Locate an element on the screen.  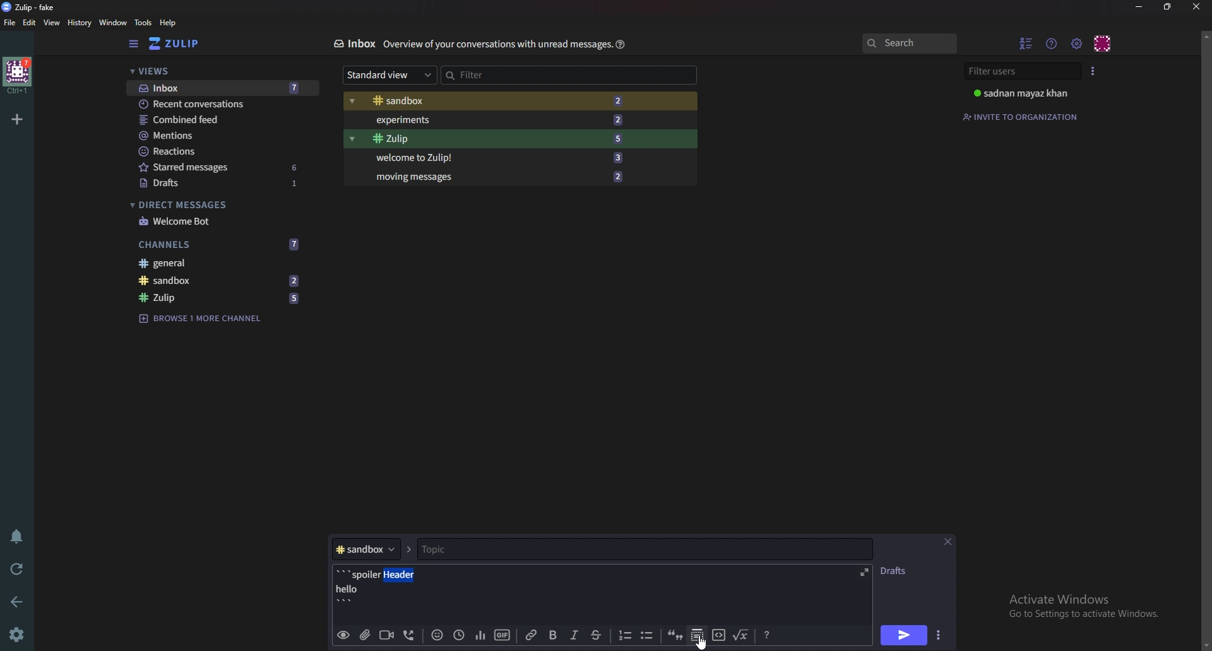
Moving messages is located at coordinates (499, 177).